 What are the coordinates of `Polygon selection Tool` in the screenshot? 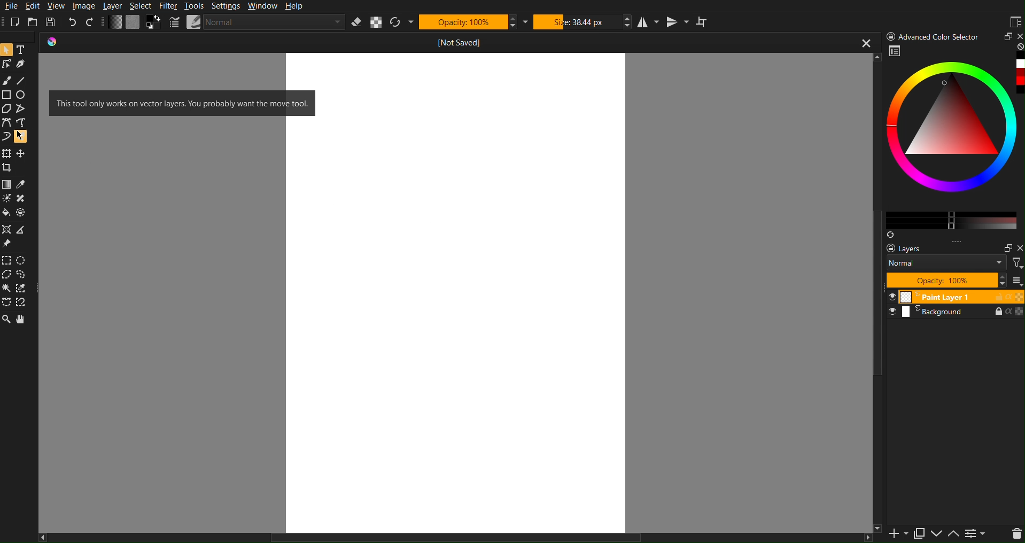 It's located at (7, 275).